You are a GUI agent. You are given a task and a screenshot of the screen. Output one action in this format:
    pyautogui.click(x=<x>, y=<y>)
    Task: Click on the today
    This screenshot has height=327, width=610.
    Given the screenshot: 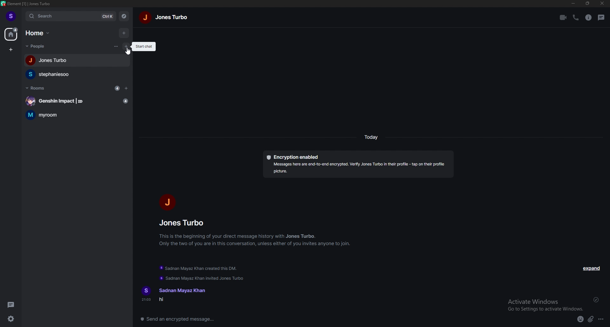 What is the action you would take?
    pyautogui.click(x=371, y=137)
    